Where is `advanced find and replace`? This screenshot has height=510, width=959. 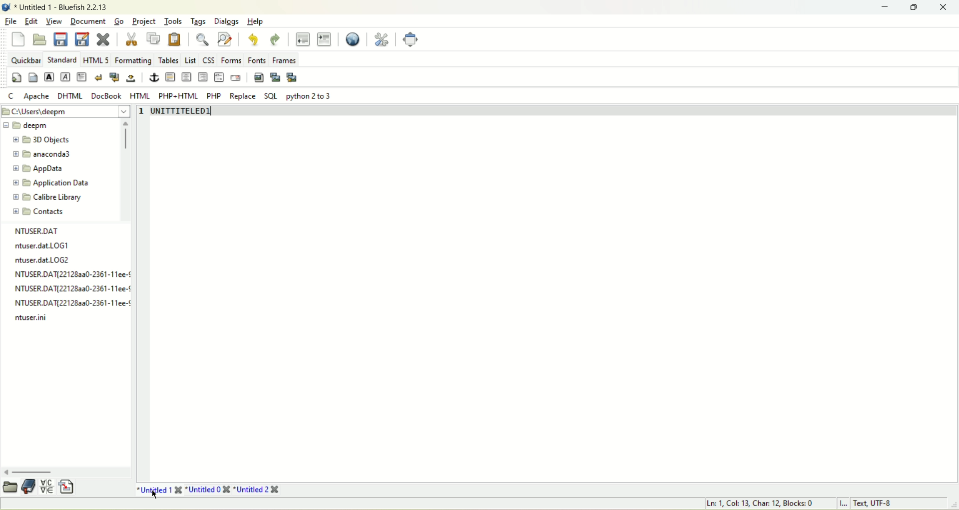 advanced find and replace is located at coordinates (227, 39).